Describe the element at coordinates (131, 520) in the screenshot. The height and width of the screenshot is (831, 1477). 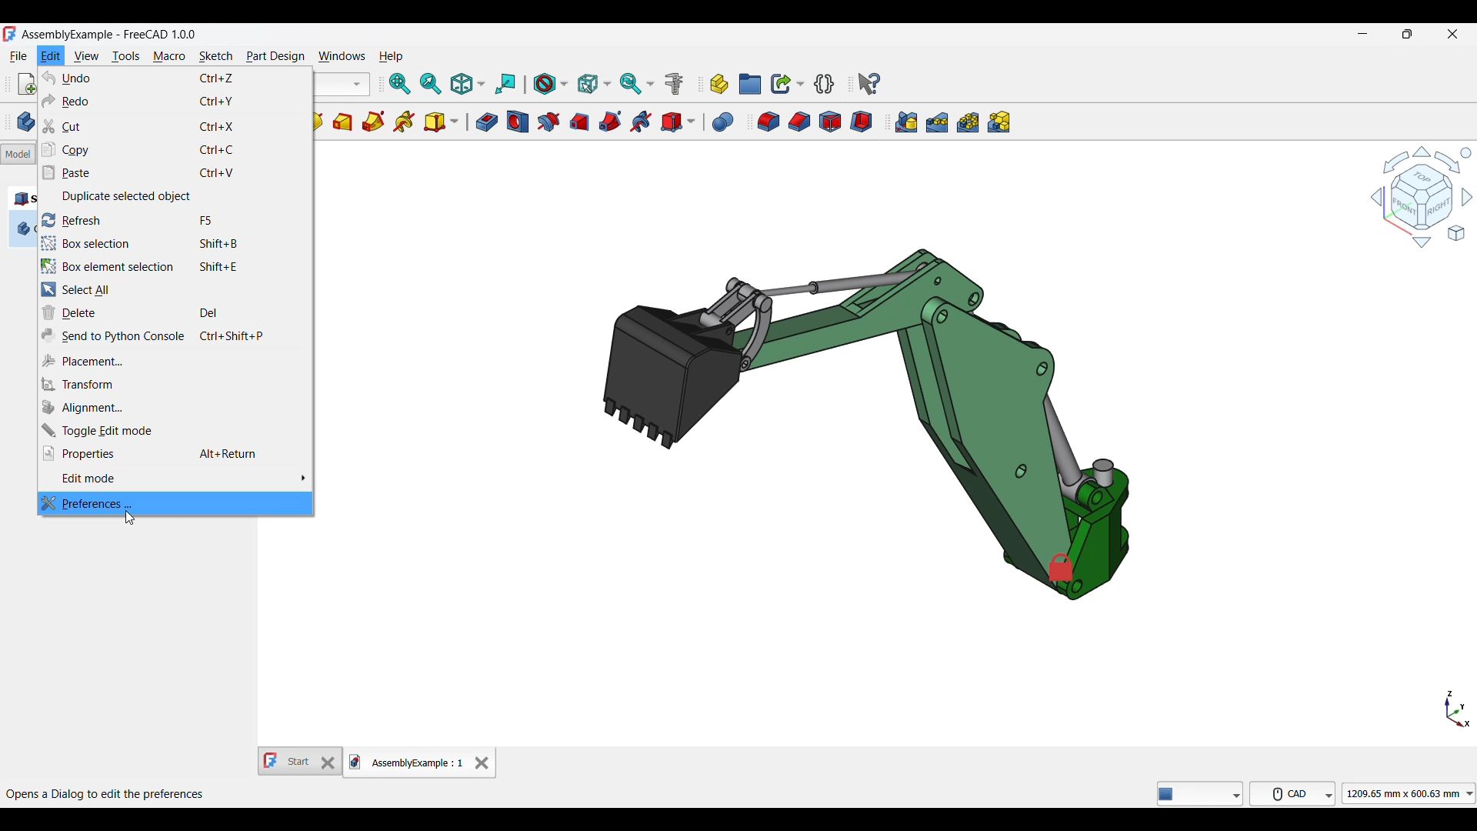
I see `cursor` at that location.